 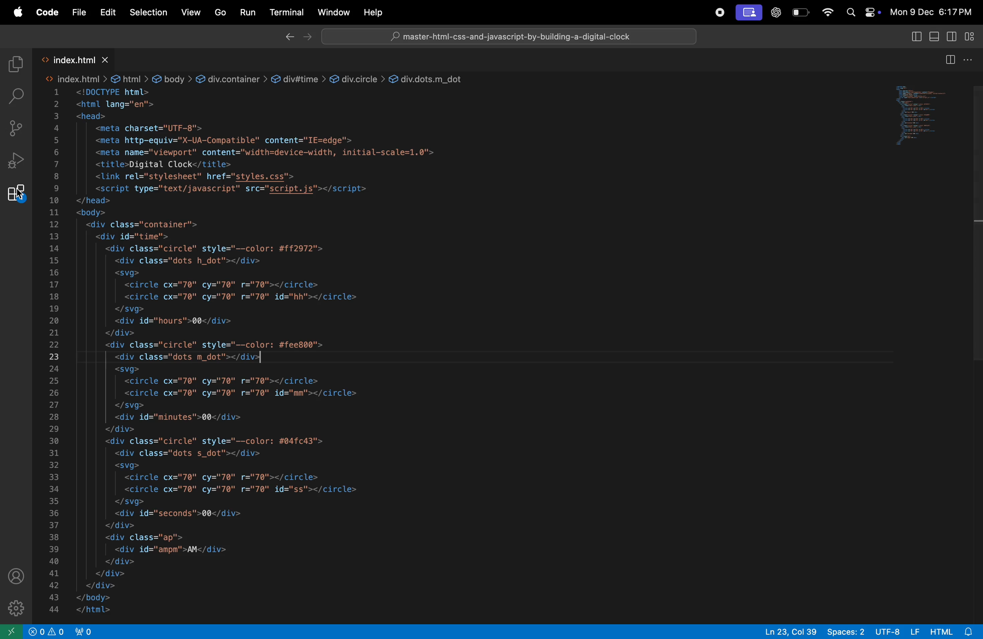 I want to click on search bar, so click(x=15, y=95).